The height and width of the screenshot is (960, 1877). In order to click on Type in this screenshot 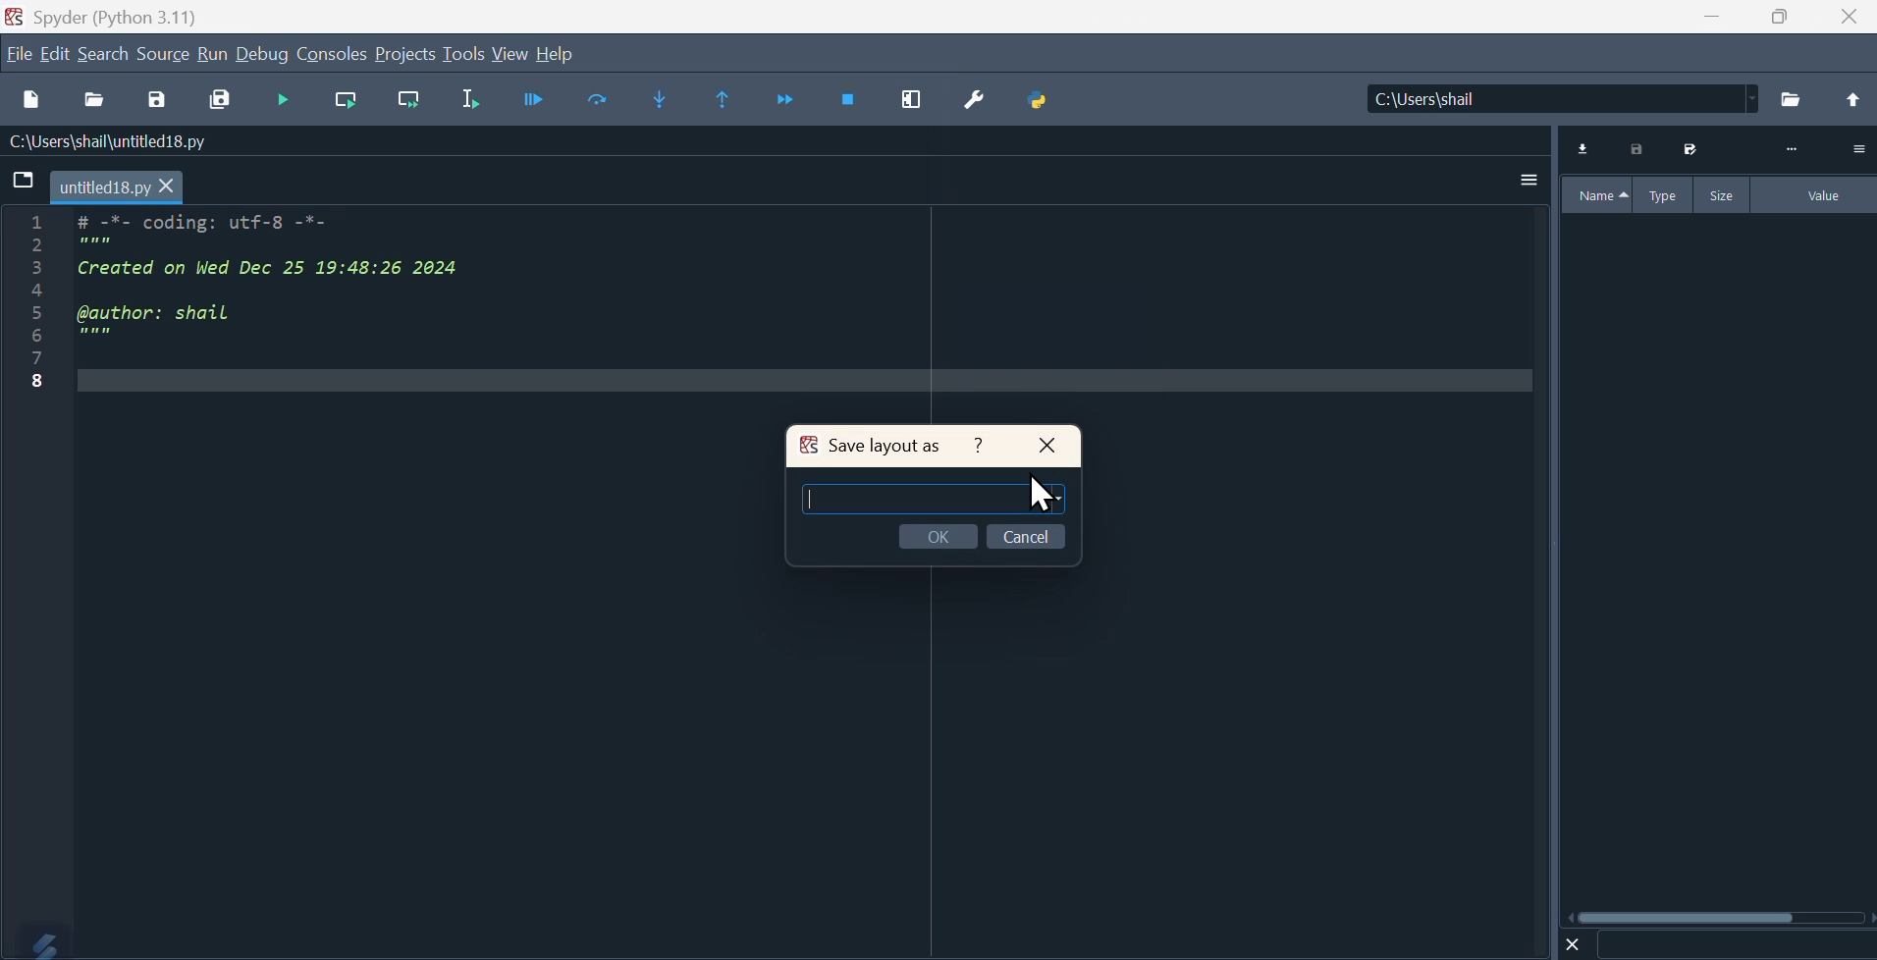, I will do `click(1666, 194)`.